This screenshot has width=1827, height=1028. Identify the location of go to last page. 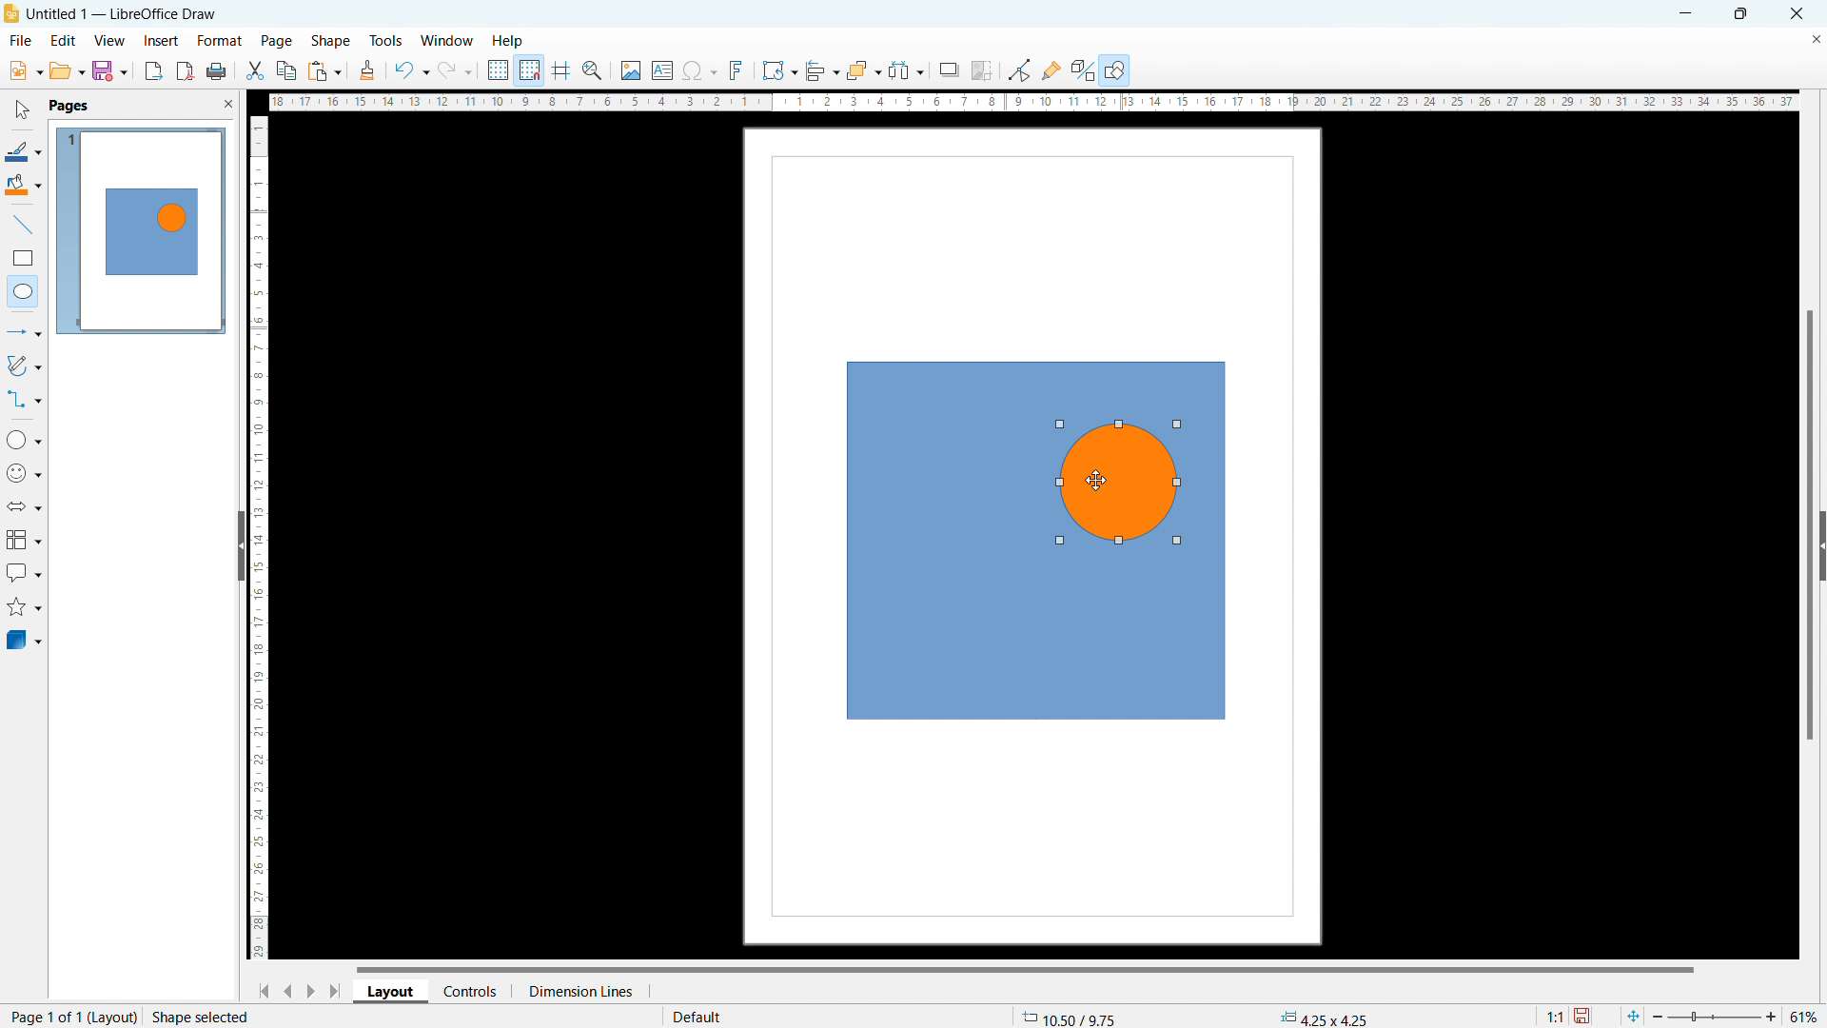
(337, 991).